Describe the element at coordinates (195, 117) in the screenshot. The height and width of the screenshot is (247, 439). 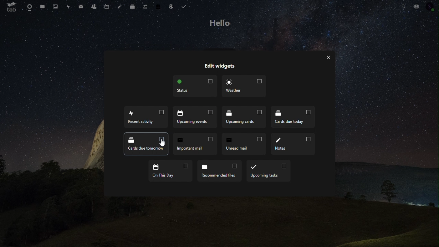
I see `Upcoming events` at that location.